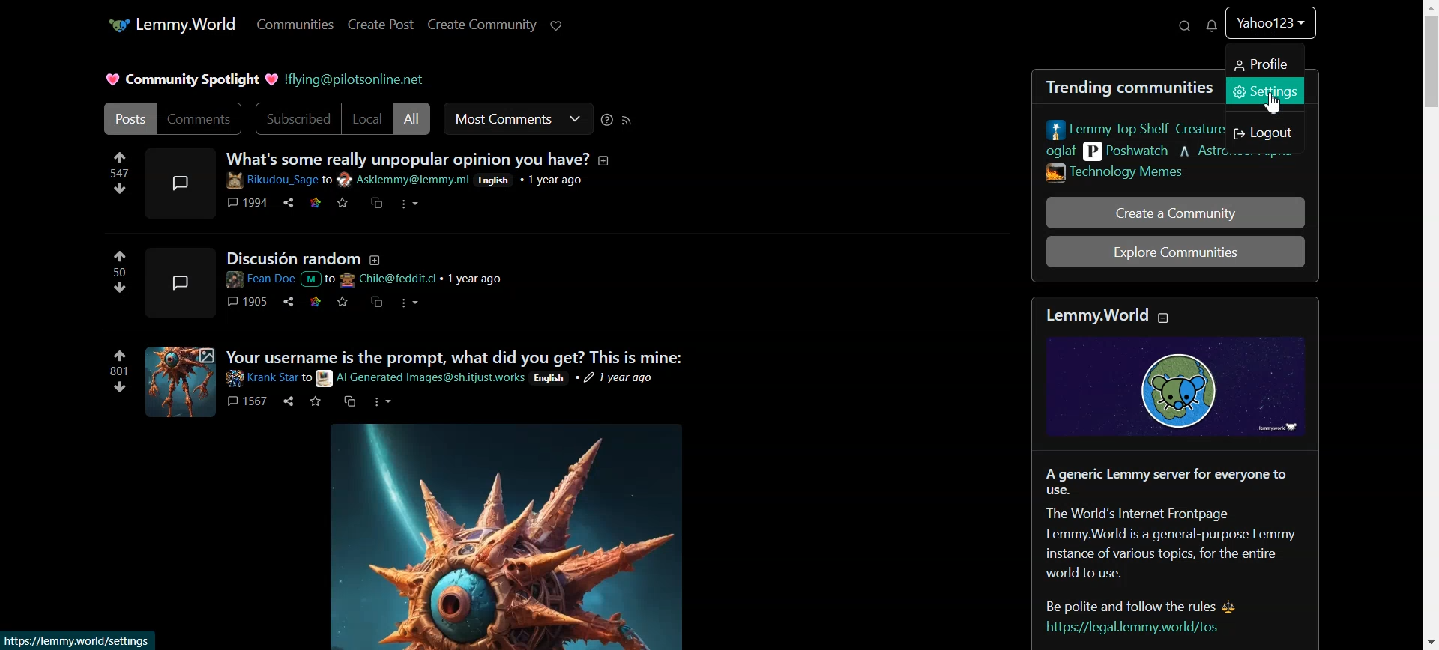 The image size is (1439, 650). What do you see at coordinates (627, 121) in the screenshot?
I see `RSS` at bounding box center [627, 121].